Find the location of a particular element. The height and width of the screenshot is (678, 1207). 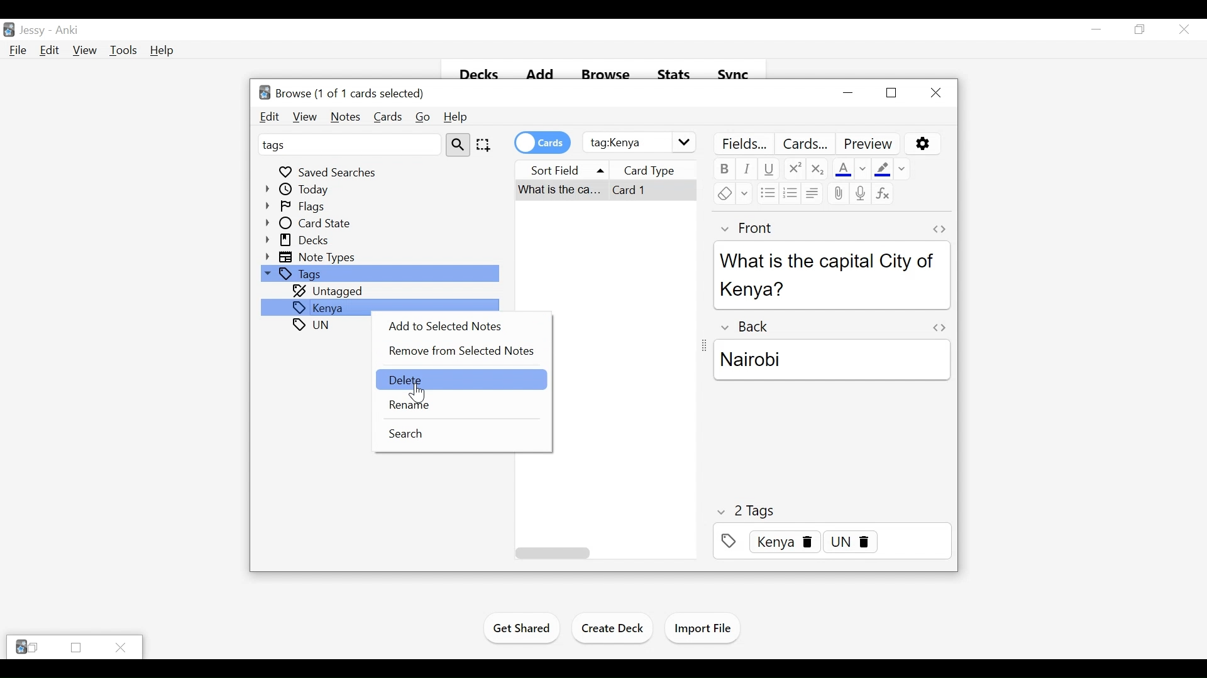

Customize Cards Template is located at coordinates (807, 144).